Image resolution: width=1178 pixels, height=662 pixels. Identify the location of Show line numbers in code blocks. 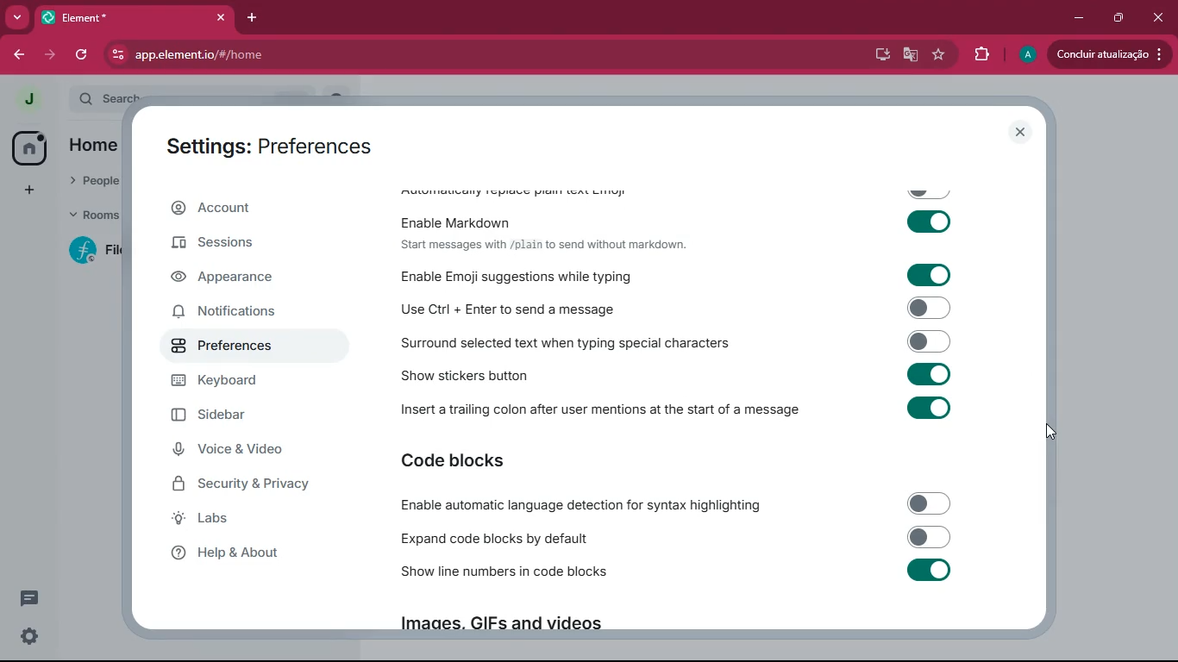
(677, 572).